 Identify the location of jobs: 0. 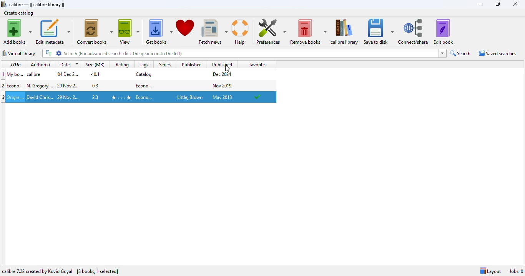
(516, 271).